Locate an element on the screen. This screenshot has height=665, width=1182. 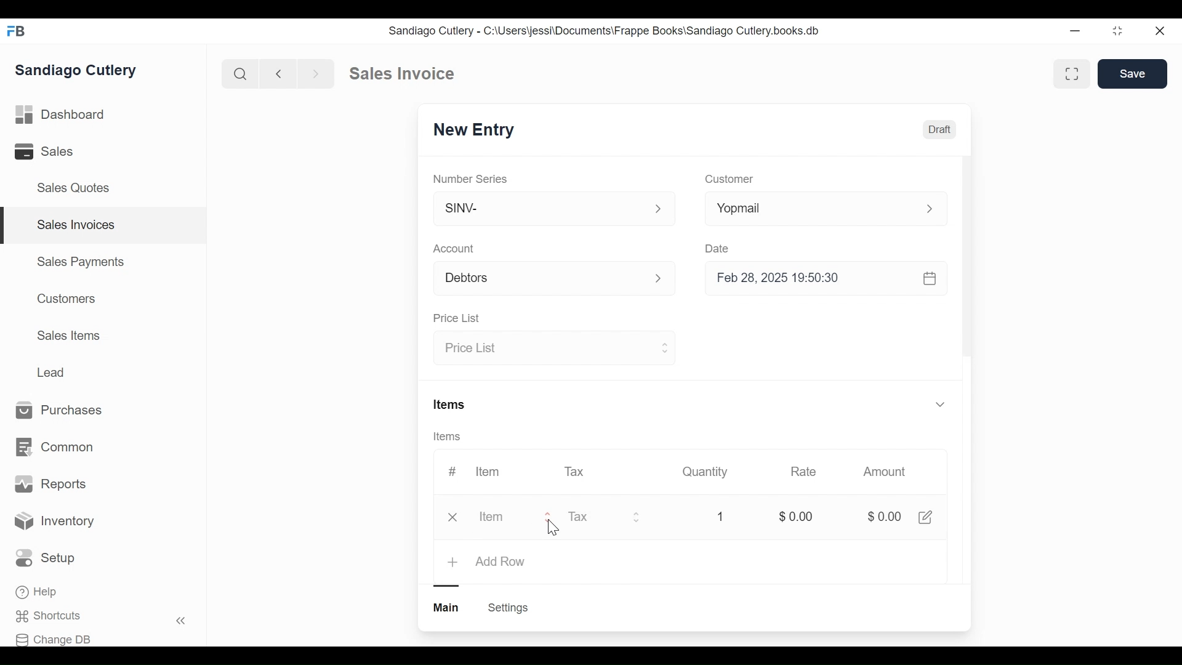
Shortcuts is located at coordinates (53, 616).